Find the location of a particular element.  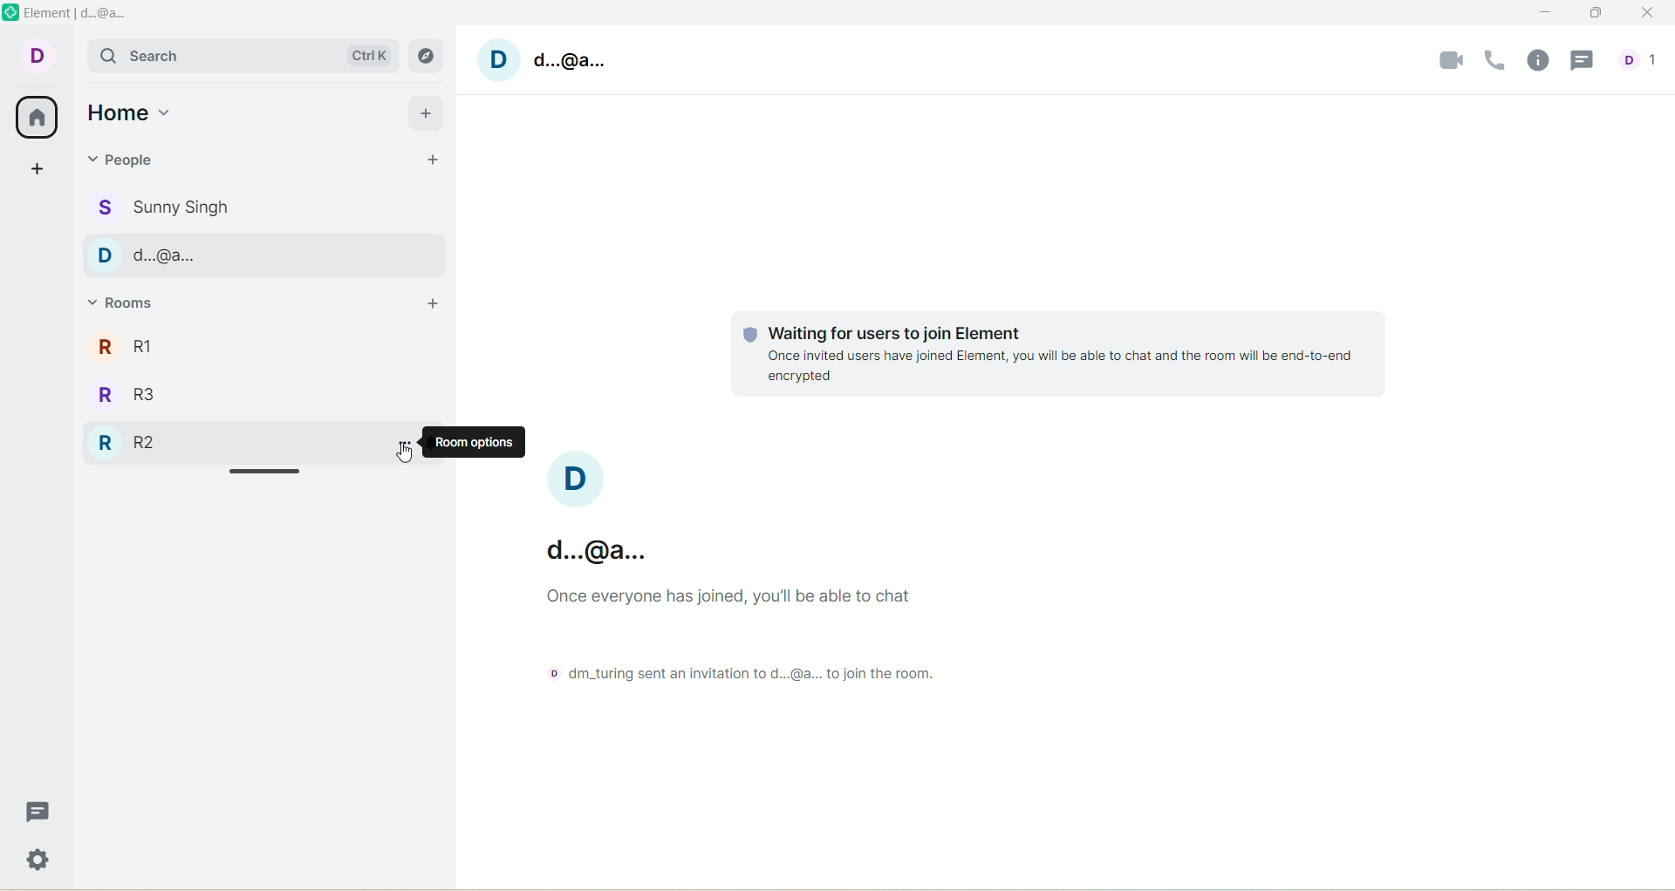

account is located at coordinates (1642, 61).